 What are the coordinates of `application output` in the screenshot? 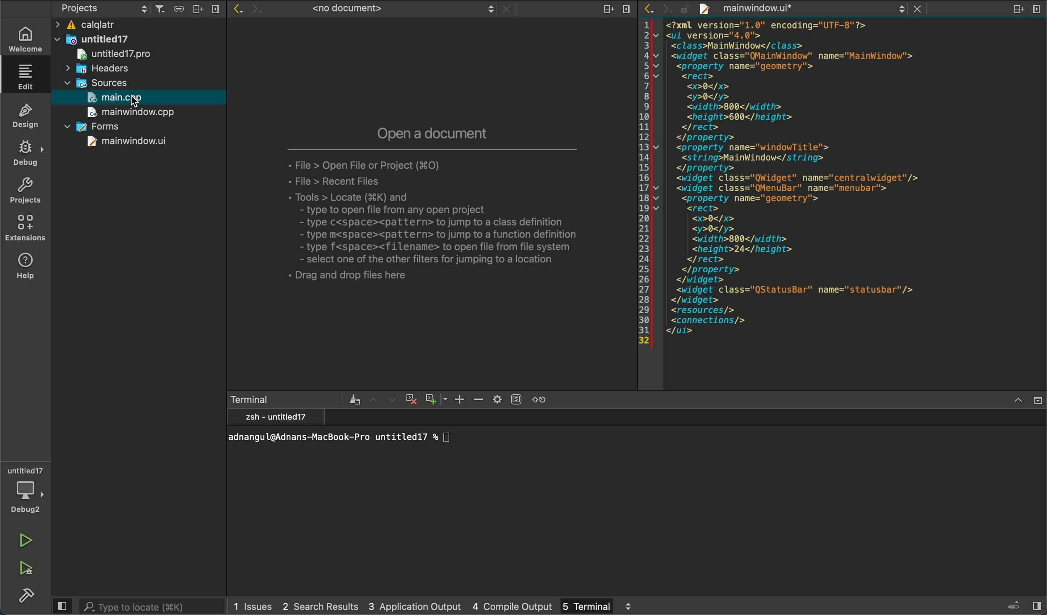 It's located at (415, 605).